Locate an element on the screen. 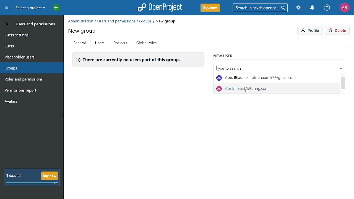 This screenshot has width=354, height=199. User settings is located at coordinates (31, 35).